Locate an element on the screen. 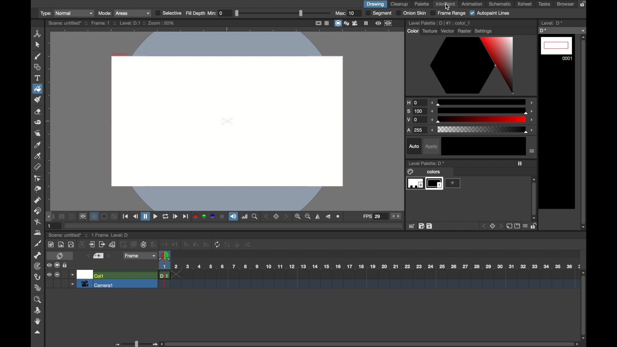 This screenshot has height=347, width=617. layers is located at coordinates (346, 23).